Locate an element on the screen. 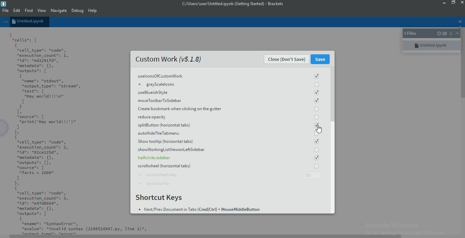  Navigate is located at coordinates (59, 11).